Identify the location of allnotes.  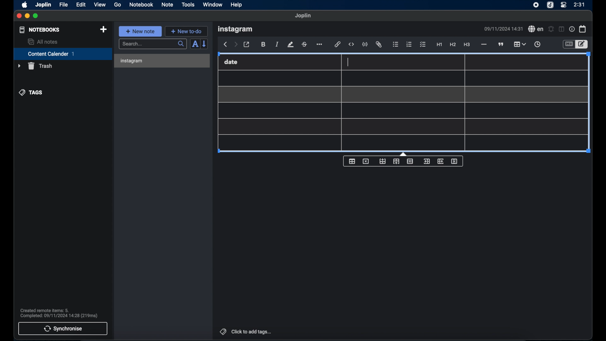
(43, 42).